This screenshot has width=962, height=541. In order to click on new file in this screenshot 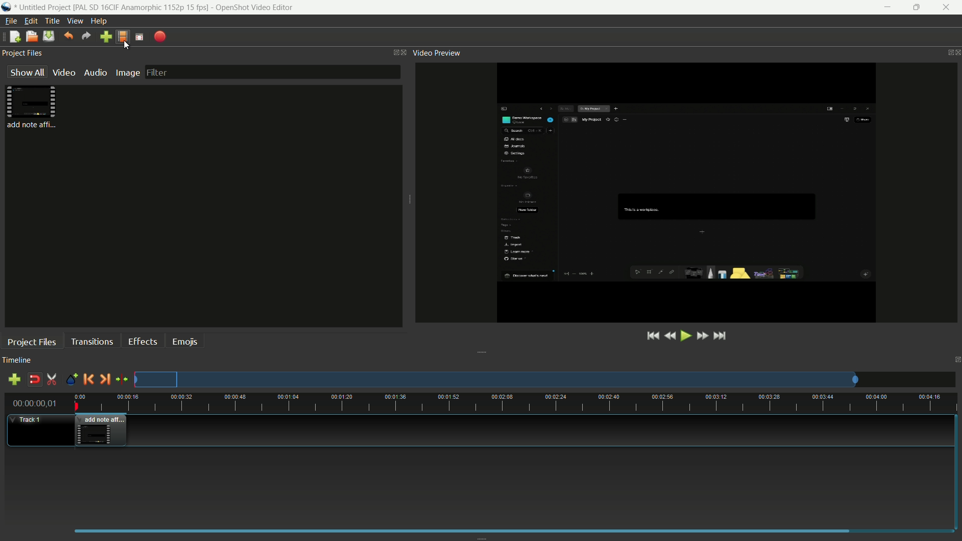, I will do `click(13, 38)`.